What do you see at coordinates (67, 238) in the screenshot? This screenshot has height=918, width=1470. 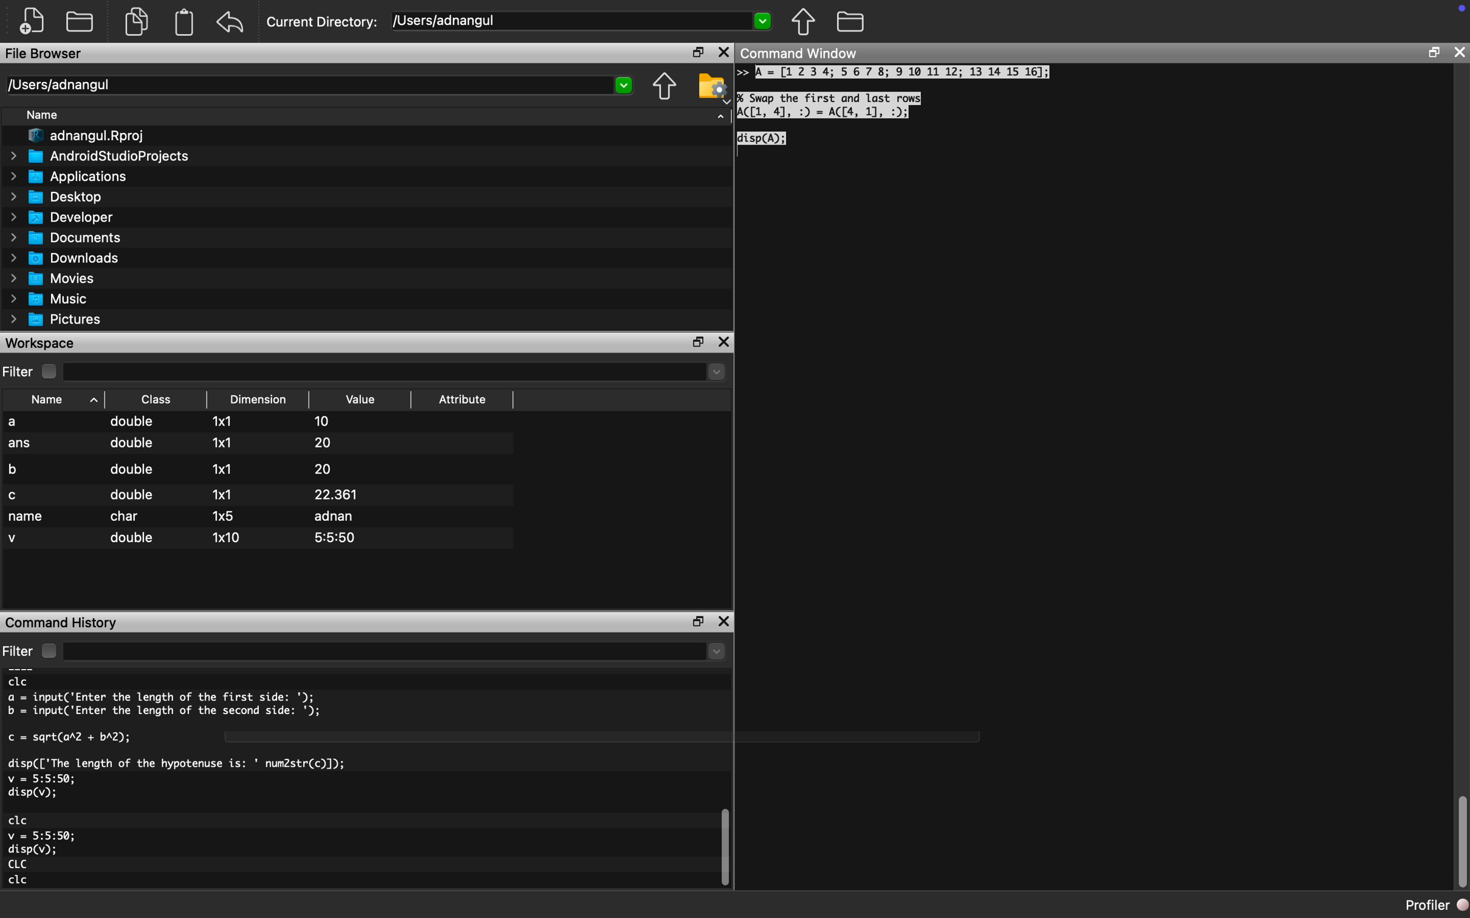 I see `> Documents` at bounding box center [67, 238].